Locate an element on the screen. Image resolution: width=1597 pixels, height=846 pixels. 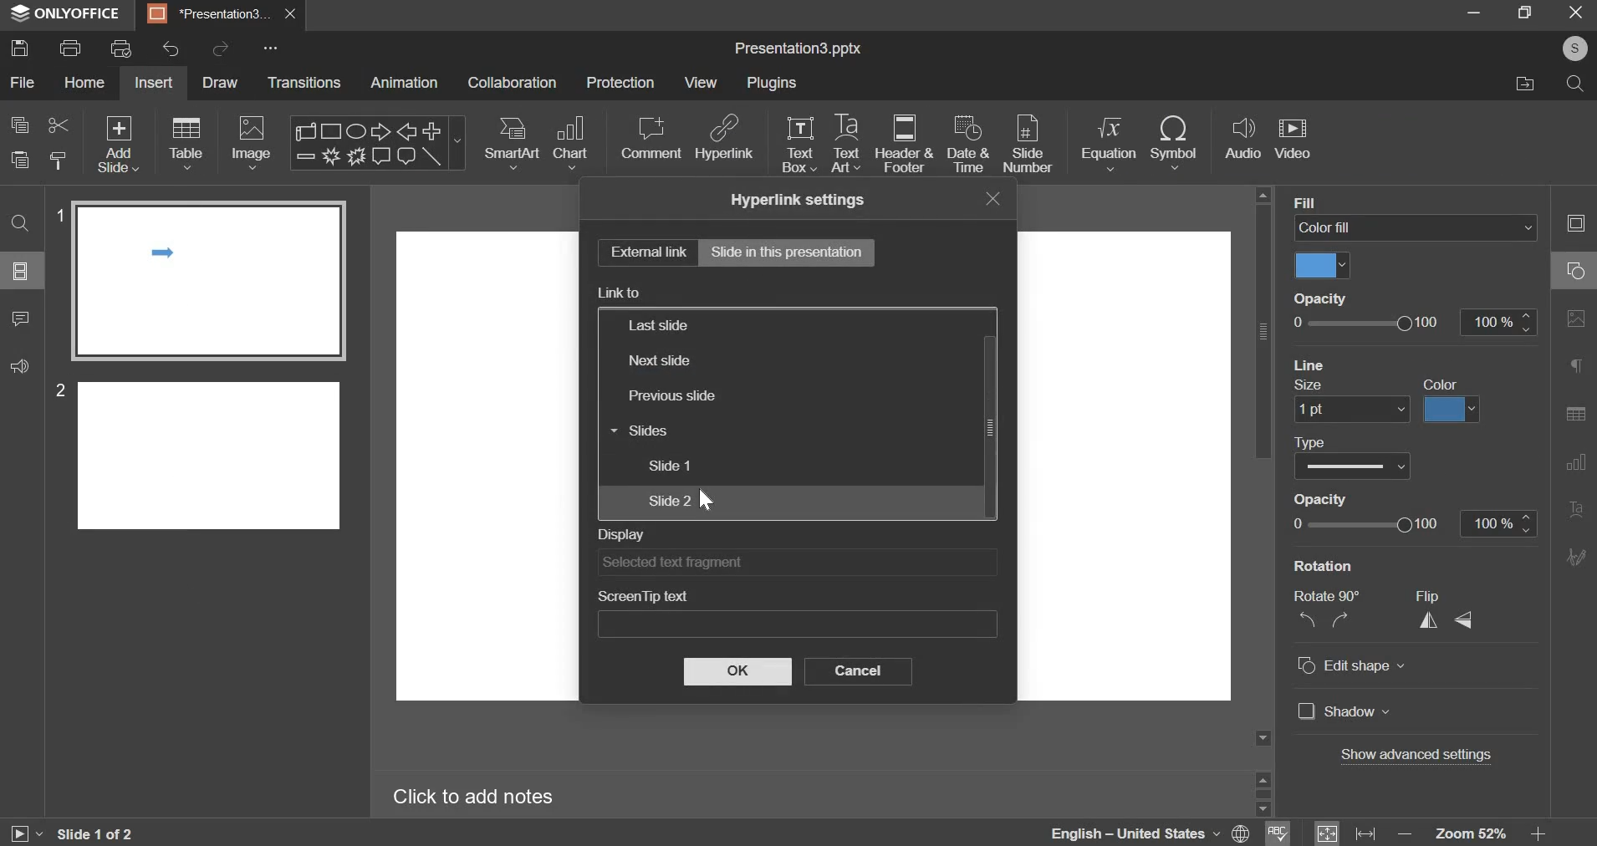
slide 2 preview is located at coordinates (210, 453).